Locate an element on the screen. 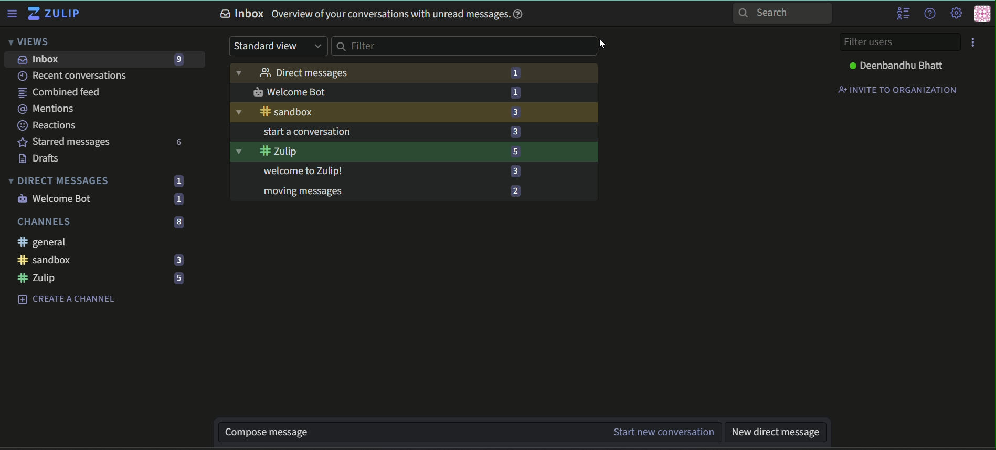 This screenshot has width=996, height=450. #general is located at coordinates (366, 112).